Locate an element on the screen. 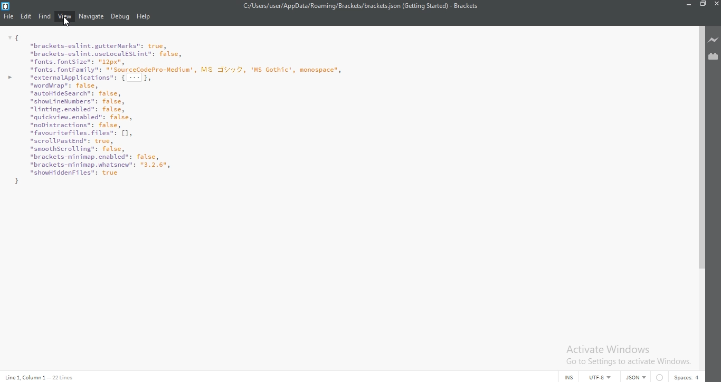 This screenshot has width=721, height=382. Minimise is located at coordinates (689, 5).